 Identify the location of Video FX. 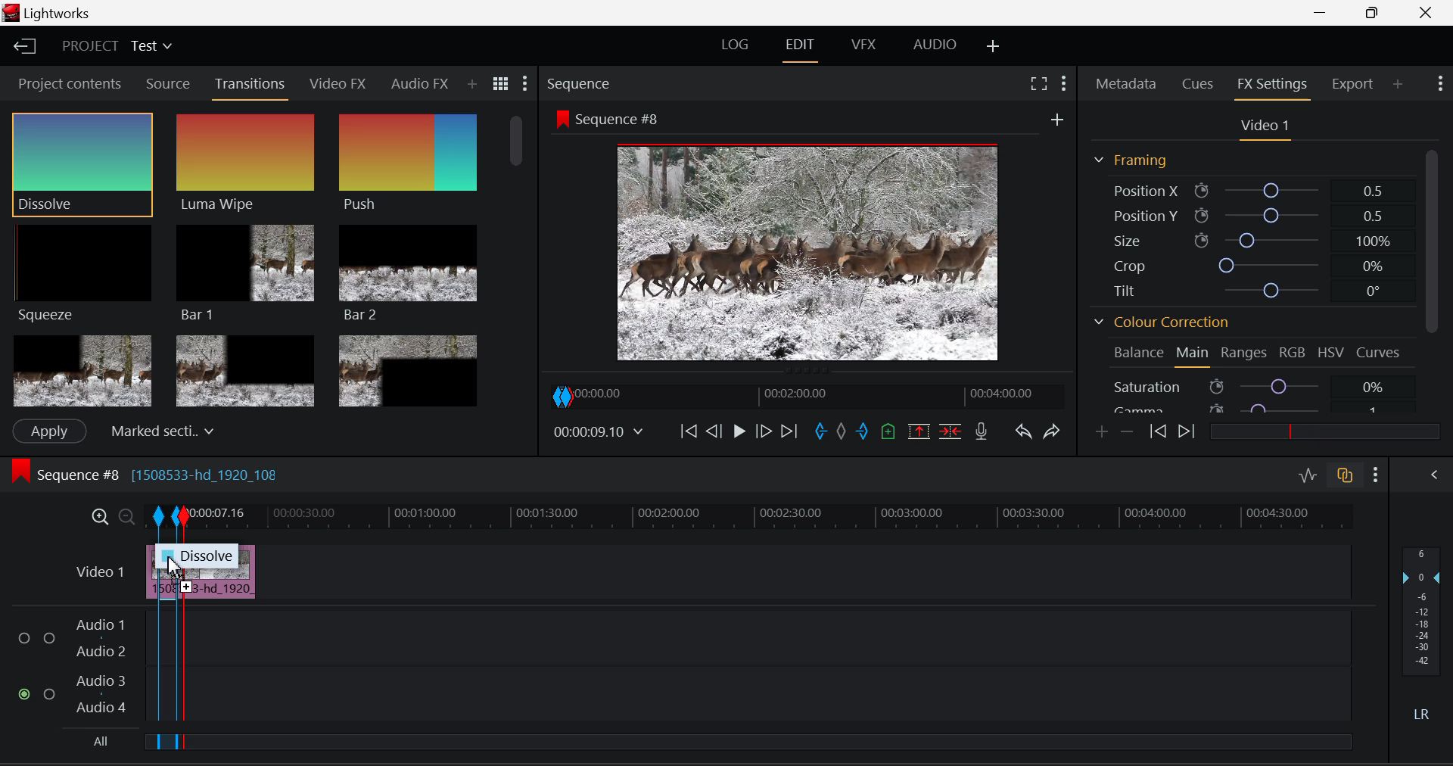
(339, 86).